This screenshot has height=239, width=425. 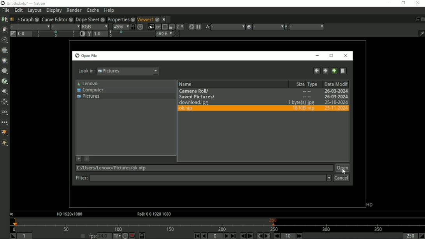 What do you see at coordinates (307, 27) in the screenshot?
I see `b menu` at bounding box center [307, 27].